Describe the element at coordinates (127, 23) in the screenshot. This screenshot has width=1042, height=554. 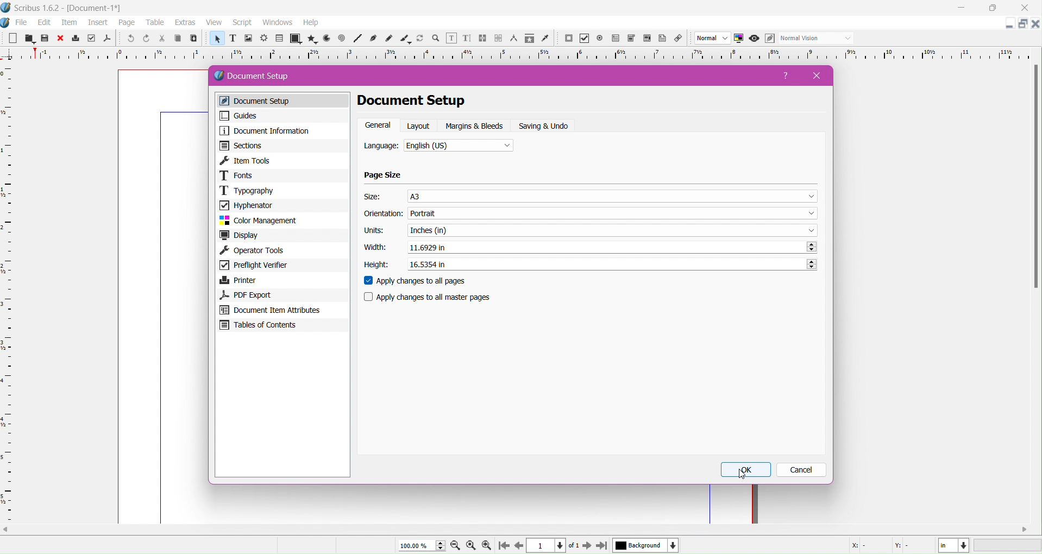
I see `page menu` at that location.